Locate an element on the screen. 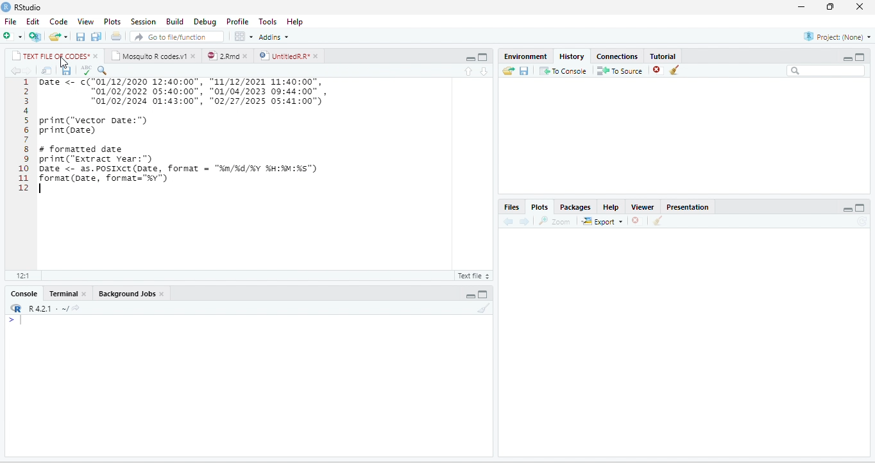 This screenshot has height=463, width=875. TEXT FILE OF CODES is located at coordinates (50, 56).